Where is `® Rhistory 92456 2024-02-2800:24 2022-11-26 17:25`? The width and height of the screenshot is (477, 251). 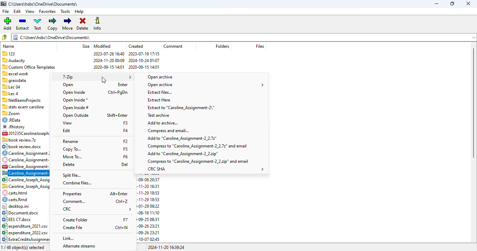
® Rhistory 92456 2024-02-2800:24 2022-11-26 17:25 is located at coordinates (25, 126).